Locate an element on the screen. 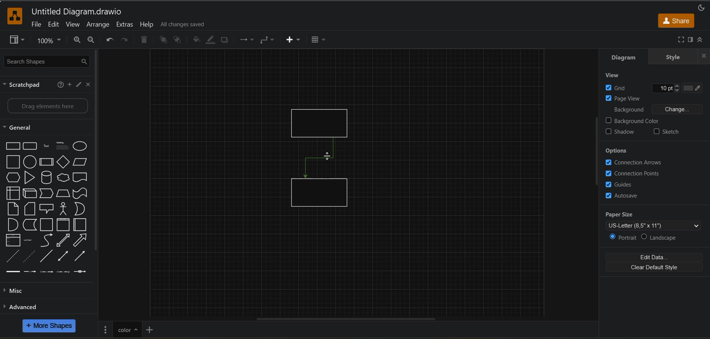  page title is located at coordinates (127, 329).